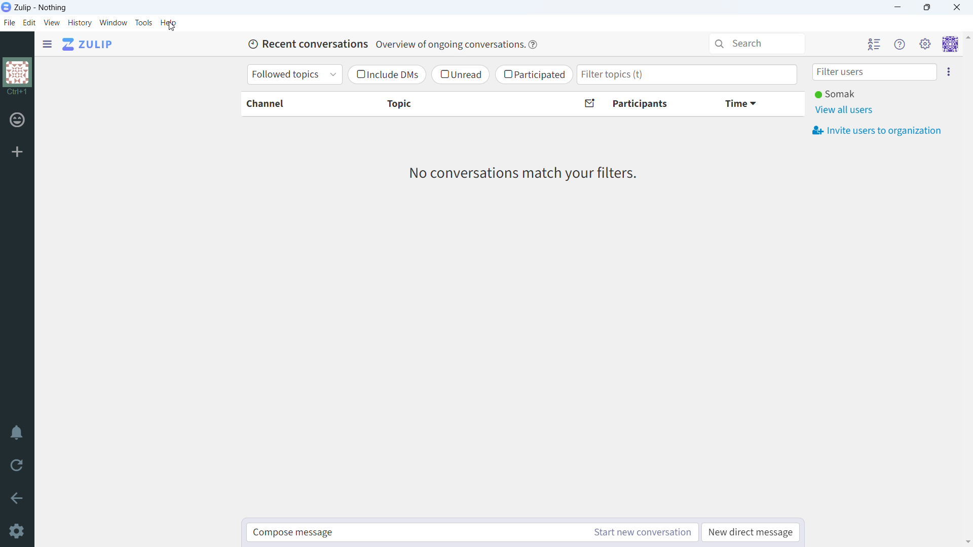 This screenshot has width=973, height=547. I want to click on help, so click(169, 22).